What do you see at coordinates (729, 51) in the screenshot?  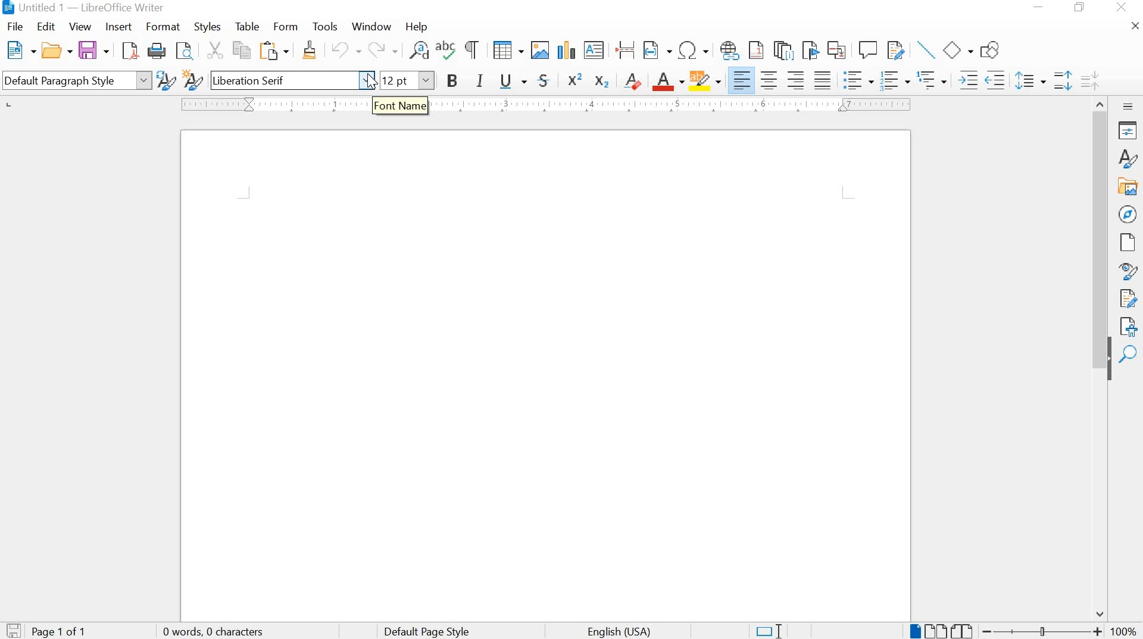 I see `INSERT HYPERLINK` at bounding box center [729, 51].